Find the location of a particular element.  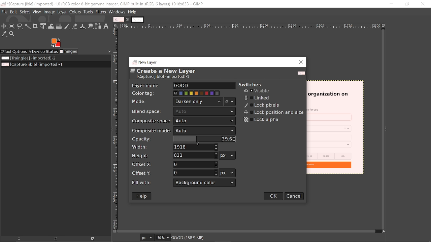

Composite space: is located at coordinates (148, 121).